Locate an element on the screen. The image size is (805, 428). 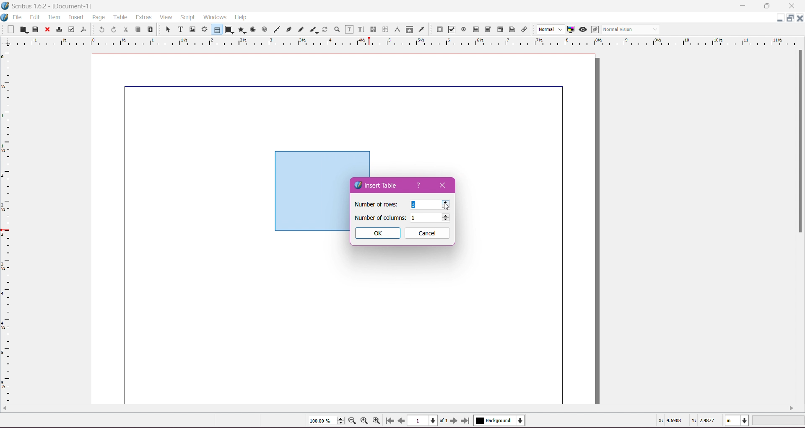
Zoom out is located at coordinates (354, 420).